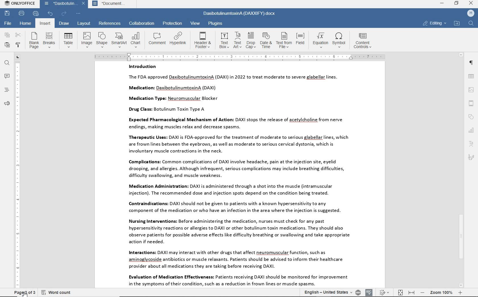  I want to click on zoom 100%, so click(441, 292).